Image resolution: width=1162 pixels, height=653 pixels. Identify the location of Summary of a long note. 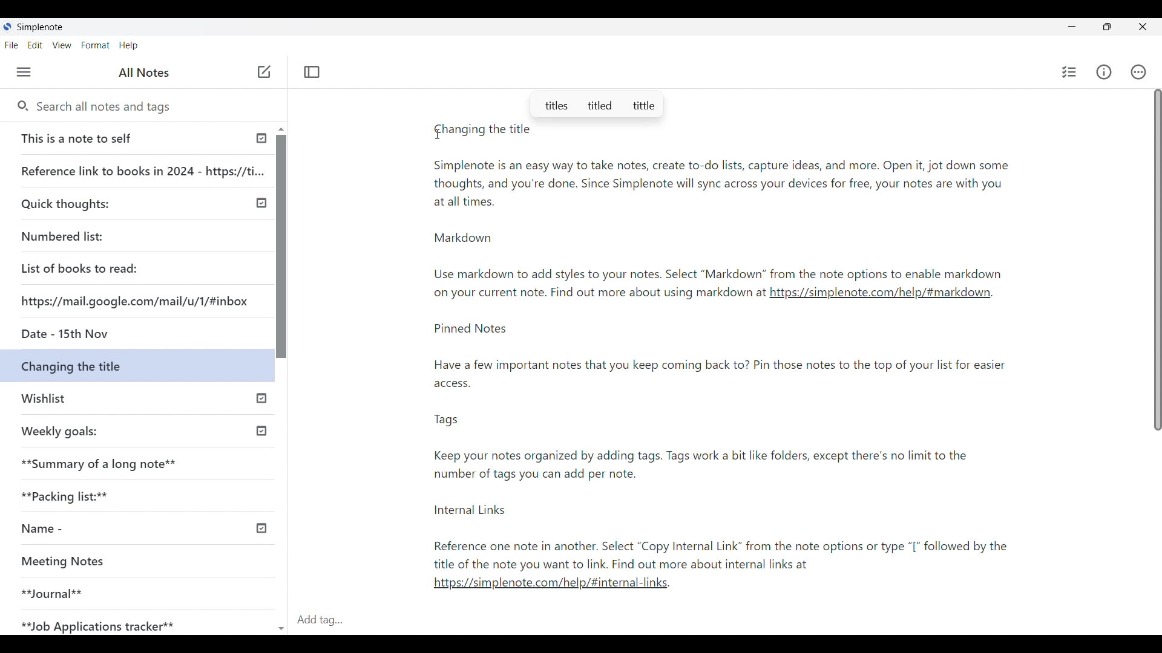
(100, 463).